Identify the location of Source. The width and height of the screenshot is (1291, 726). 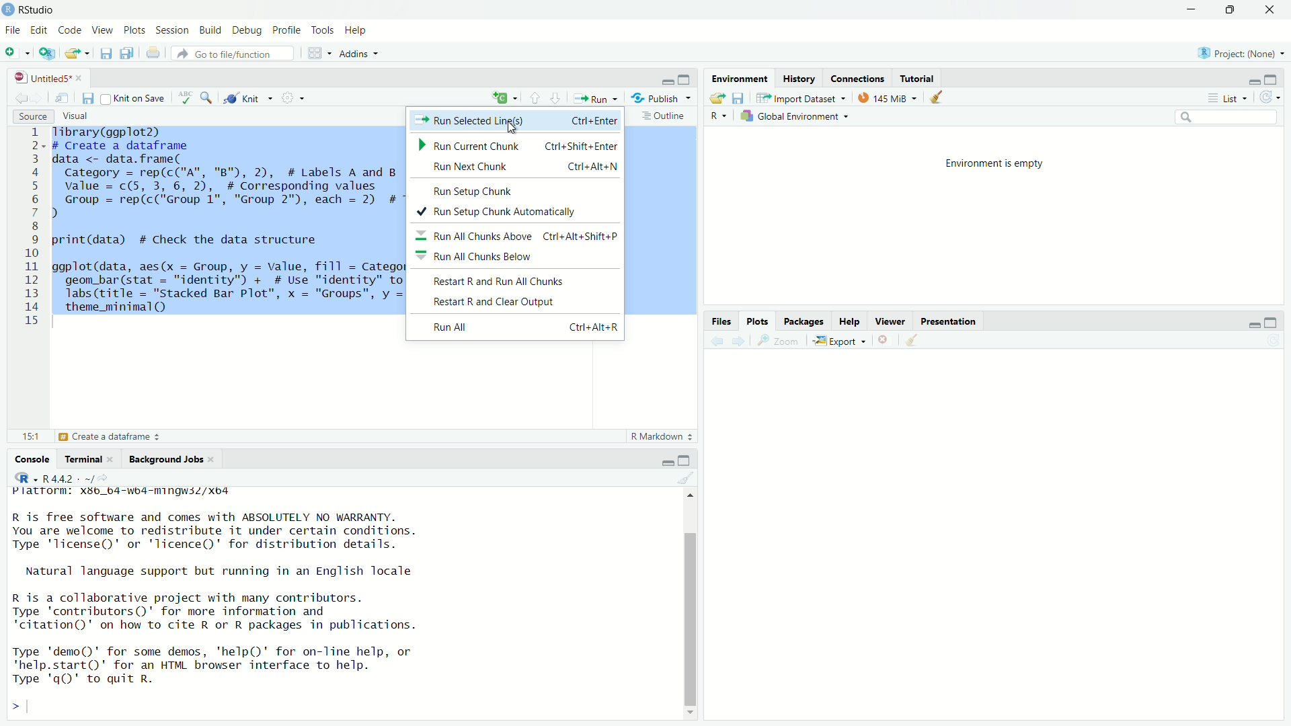
(32, 115).